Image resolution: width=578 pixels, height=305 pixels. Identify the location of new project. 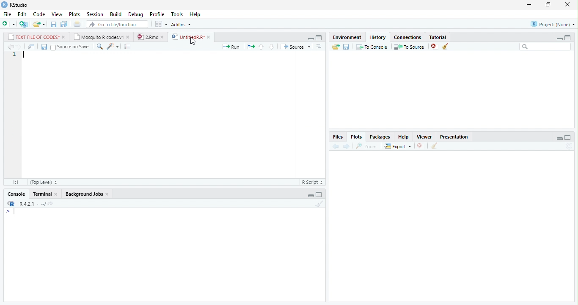
(24, 24).